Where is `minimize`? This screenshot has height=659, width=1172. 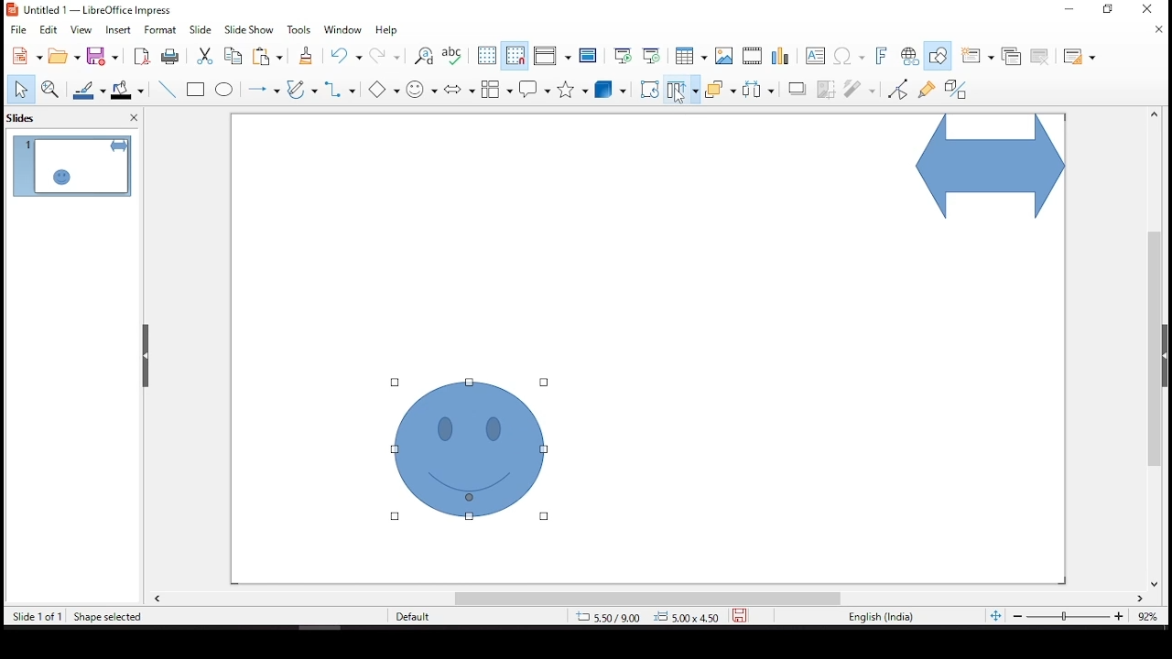 minimize is located at coordinates (1070, 7).